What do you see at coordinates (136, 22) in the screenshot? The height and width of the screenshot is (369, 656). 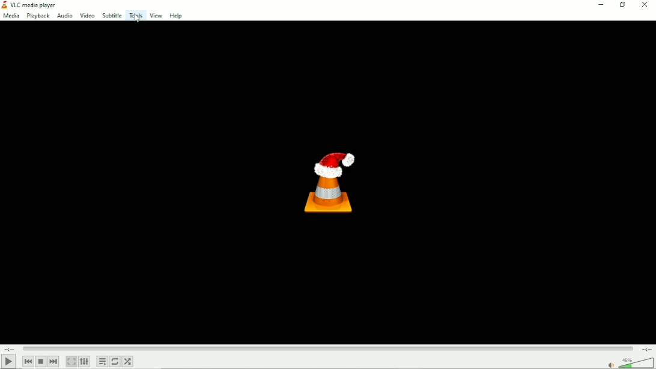 I see `Cursor` at bounding box center [136, 22].